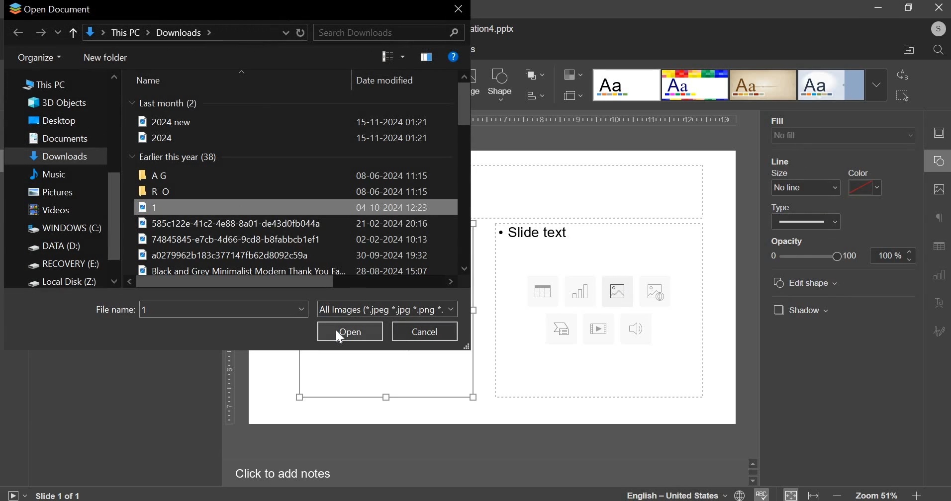 The width and height of the screenshot is (951, 501). Describe the element at coordinates (52, 211) in the screenshot. I see `videos` at that location.